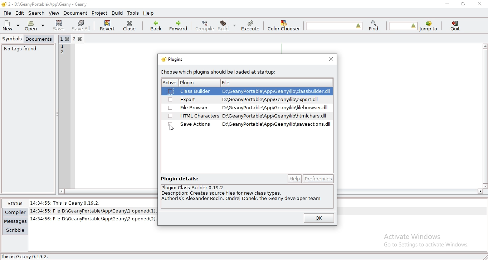  What do you see at coordinates (198, 82) in the screenshot?
I see `active plugin file` at bounding box center [198, 82].